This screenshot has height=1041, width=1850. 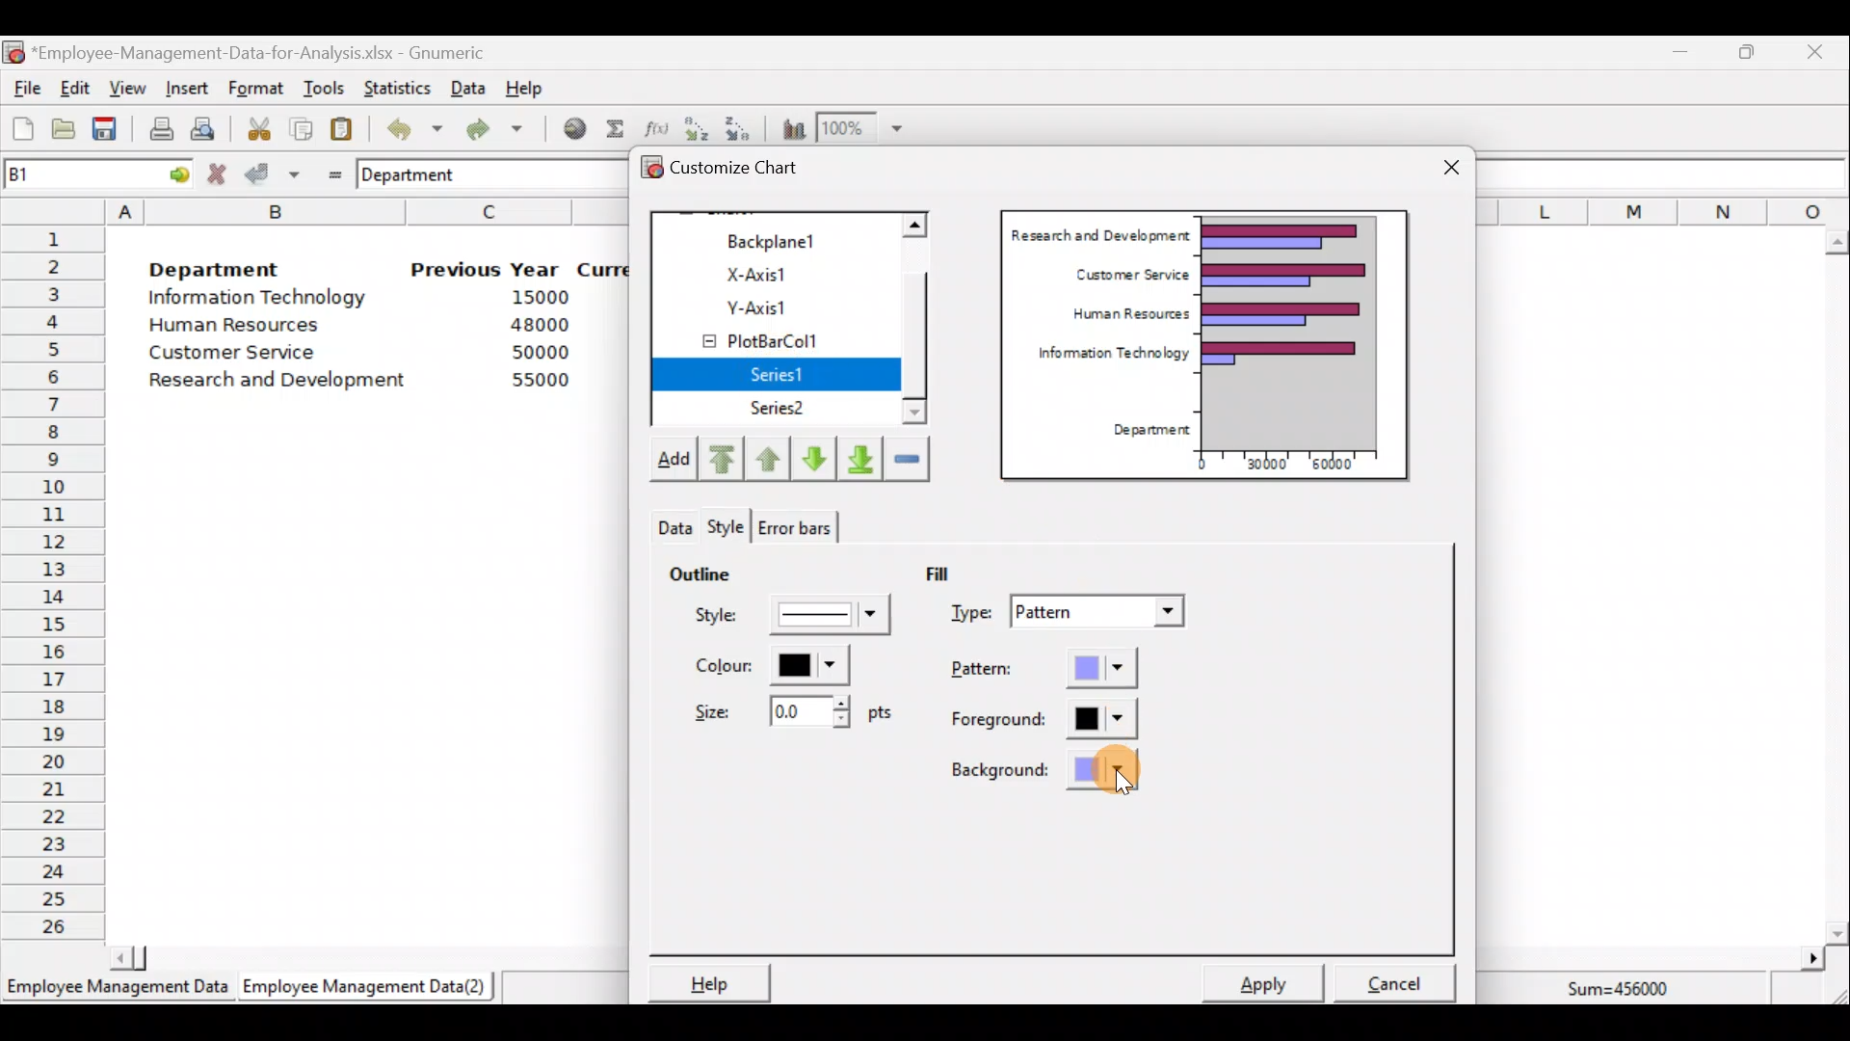 What do you see at coordinates (253, 126) in the screenshot?
I see `Cut the selection` at bounding box center [253, 126].